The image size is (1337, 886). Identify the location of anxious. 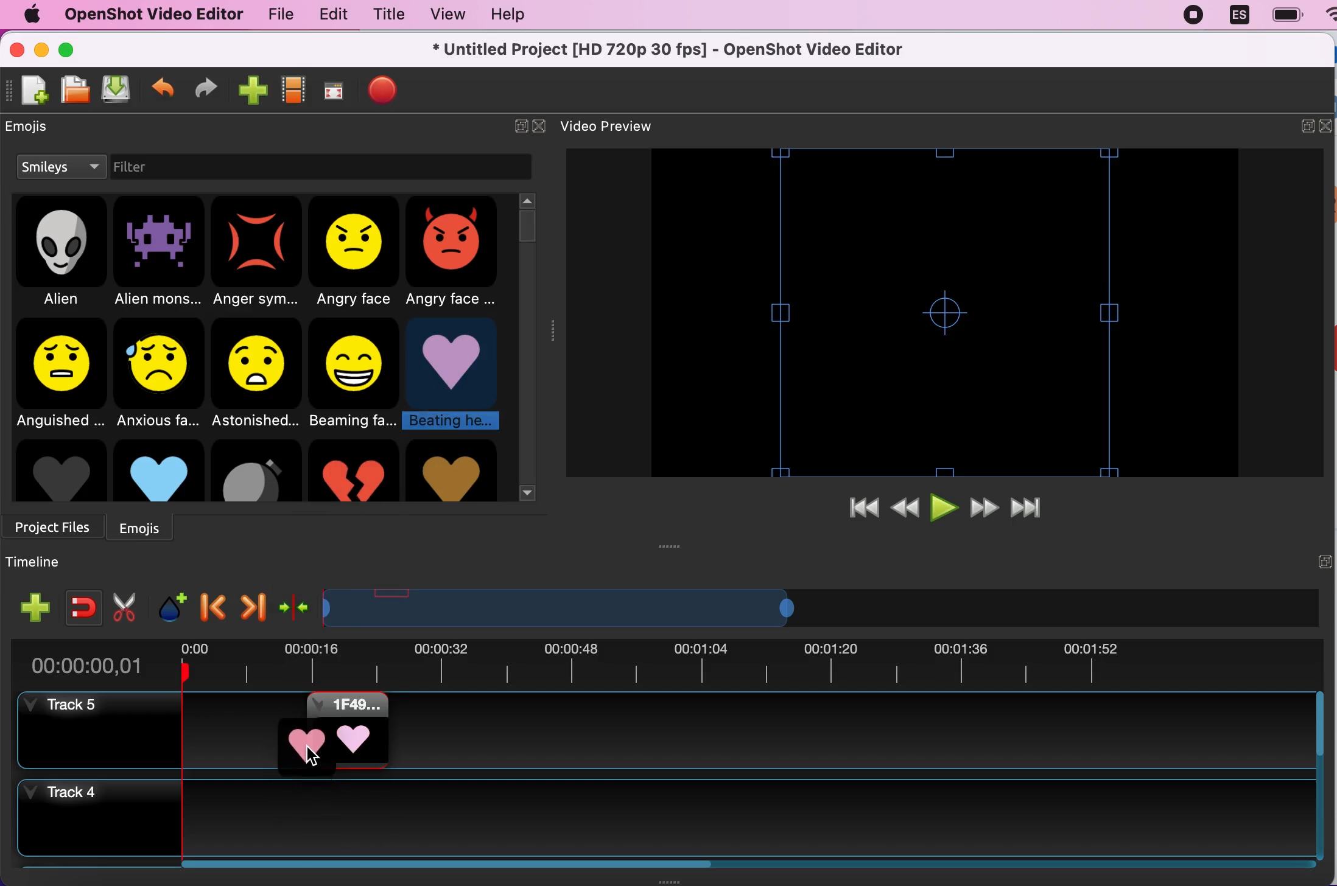
(162, 371).